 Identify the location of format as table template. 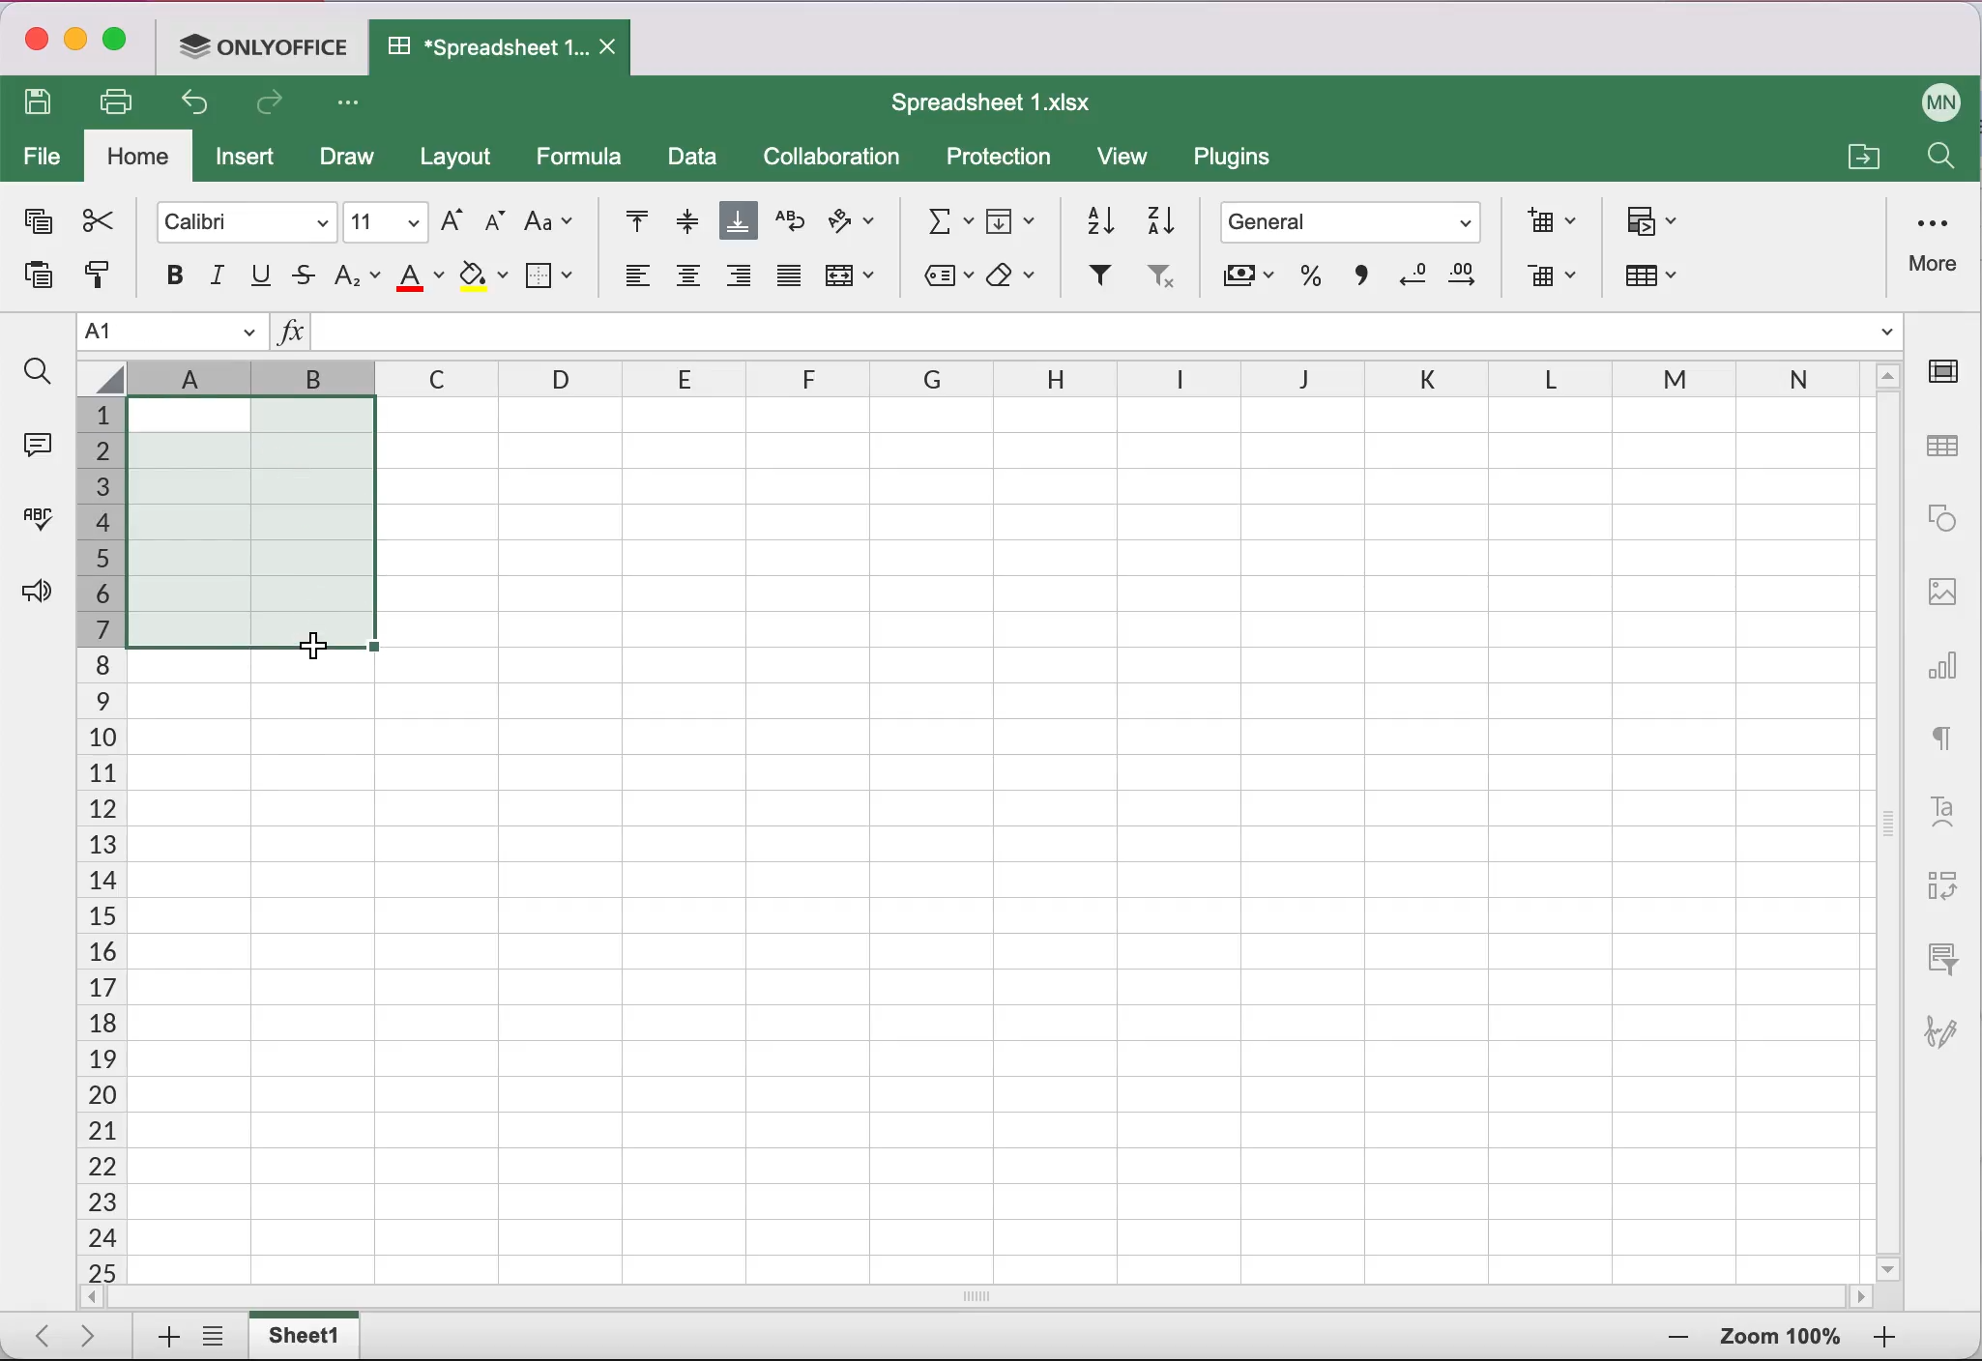
(1661, 280).